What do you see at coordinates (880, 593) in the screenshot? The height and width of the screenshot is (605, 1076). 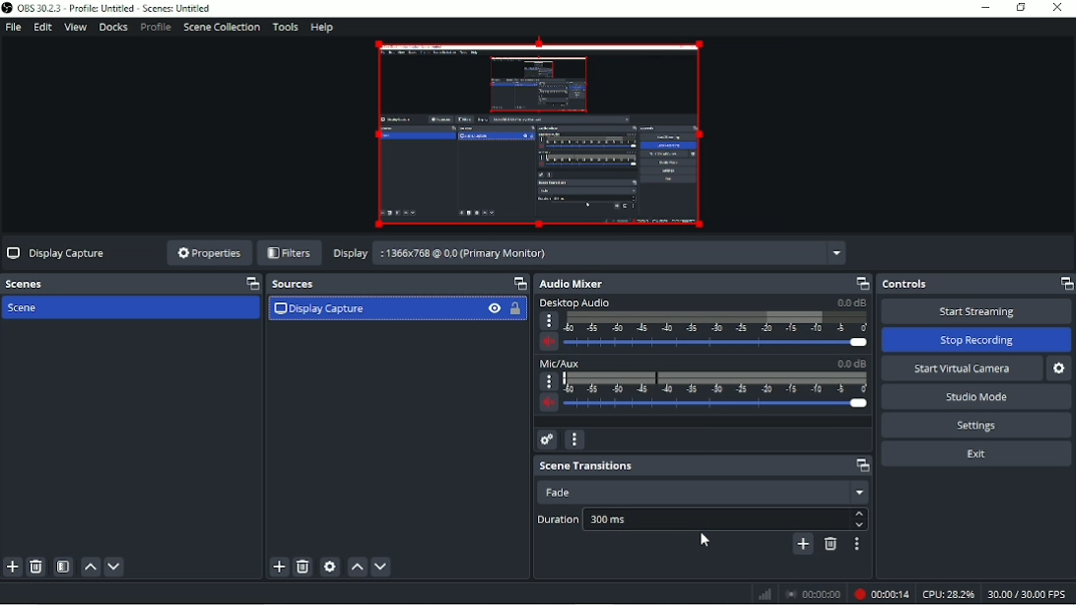 I see `Recording` at bounding box center [880, 593].